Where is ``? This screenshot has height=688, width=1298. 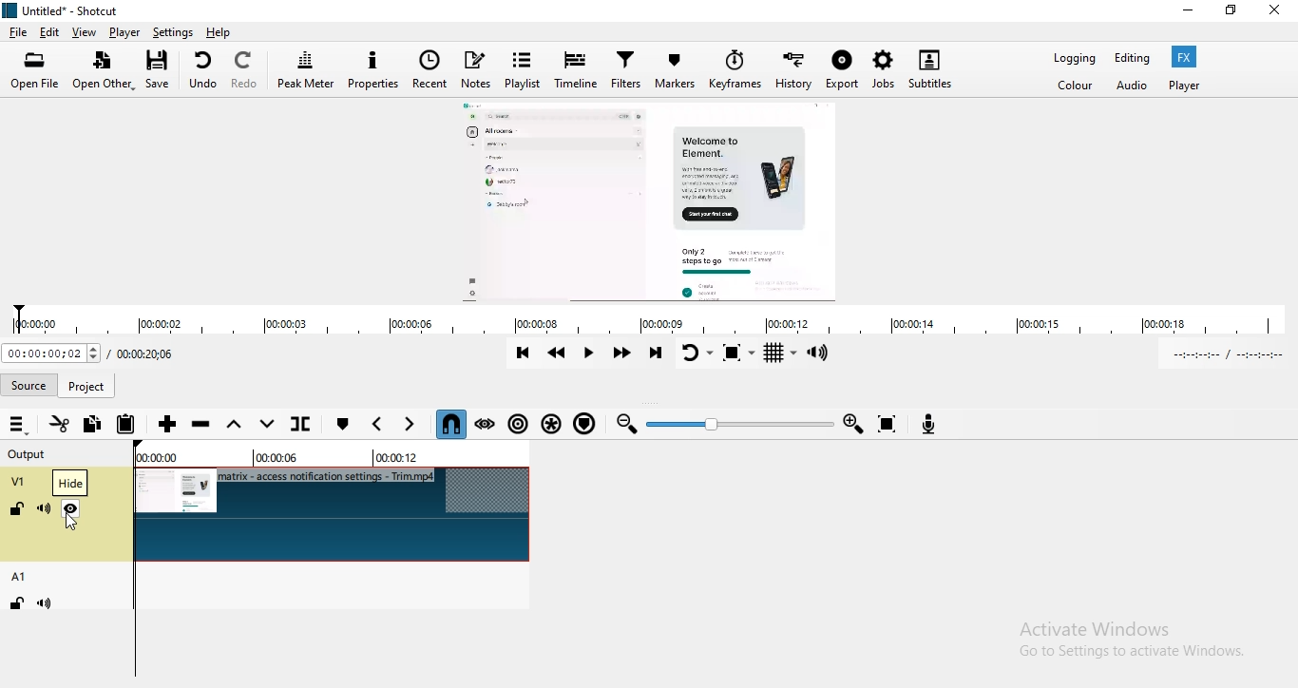  is located at coordinates (575, 70).